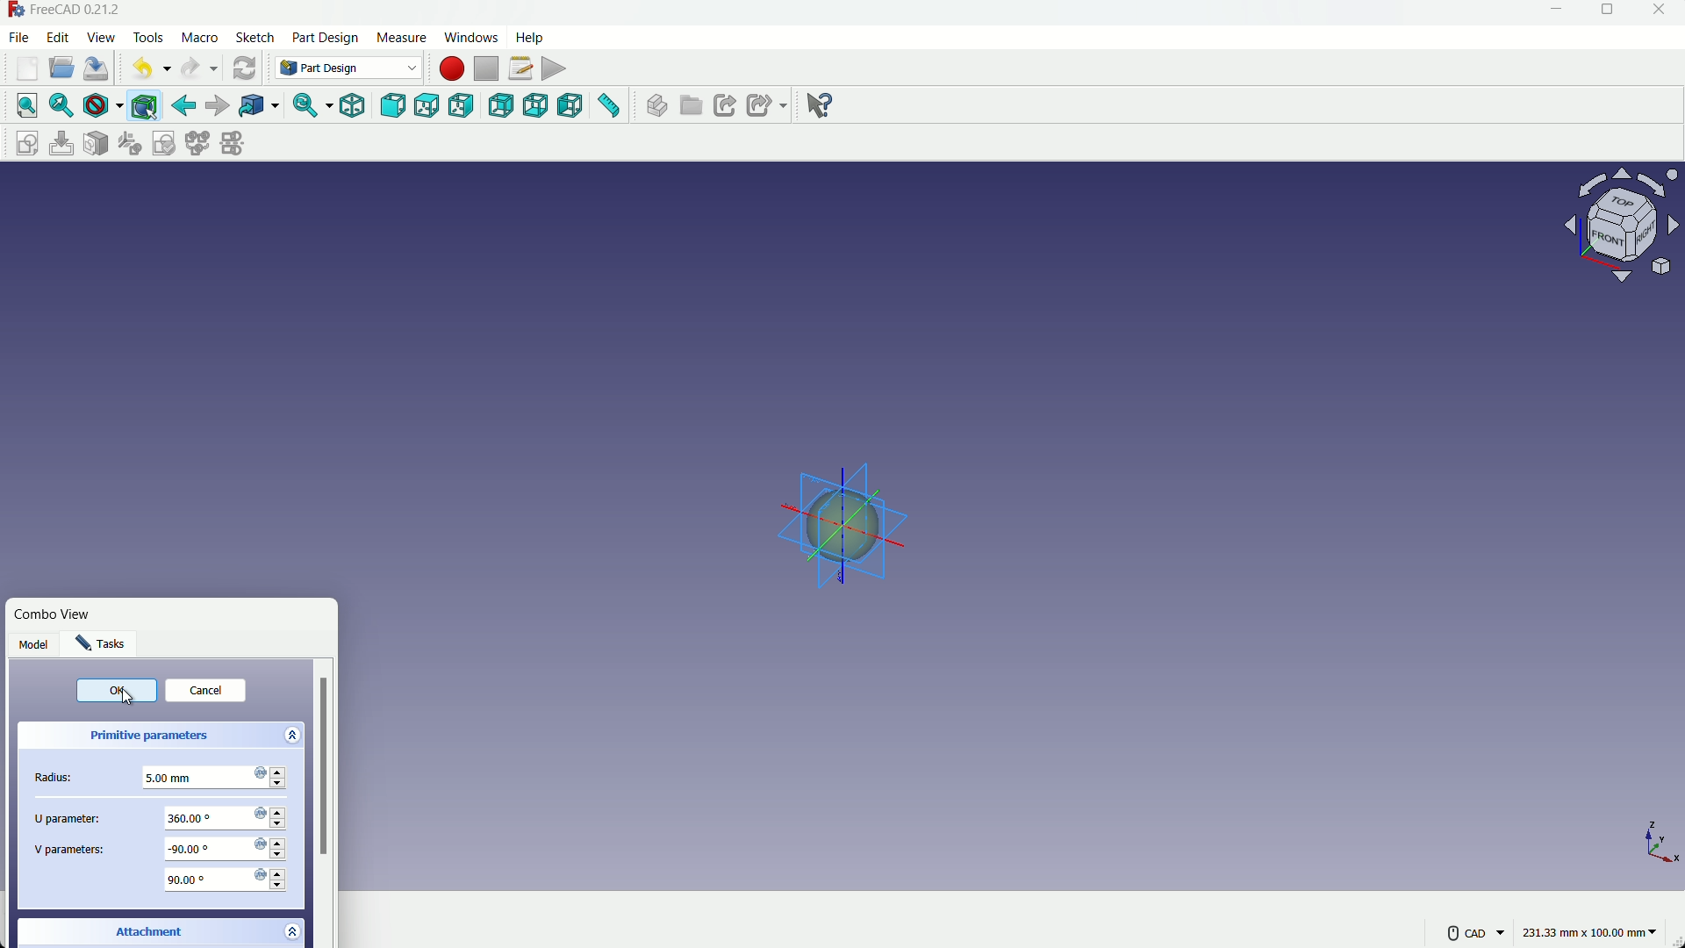  I want to click on bottom view, so click(536, 105).